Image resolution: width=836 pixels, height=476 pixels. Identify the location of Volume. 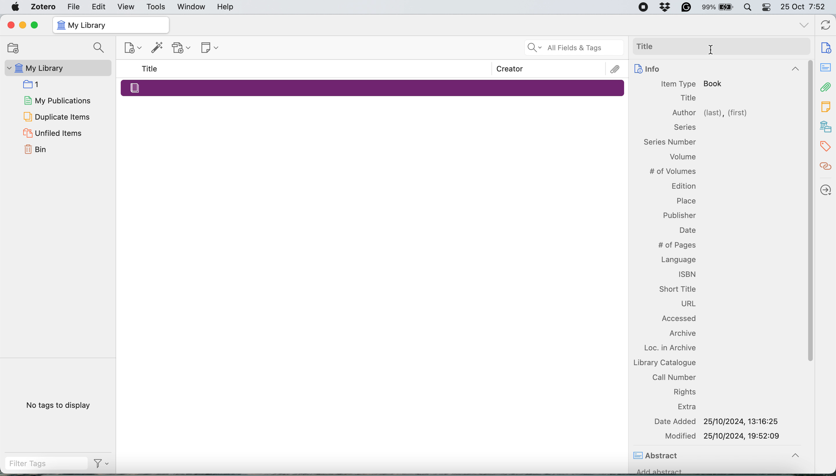
(683, 158).